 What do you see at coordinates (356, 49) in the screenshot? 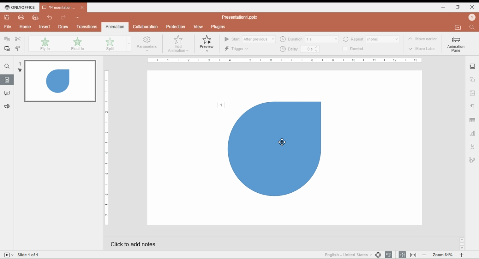
I see `rewind` at bounding box center [356, 49].